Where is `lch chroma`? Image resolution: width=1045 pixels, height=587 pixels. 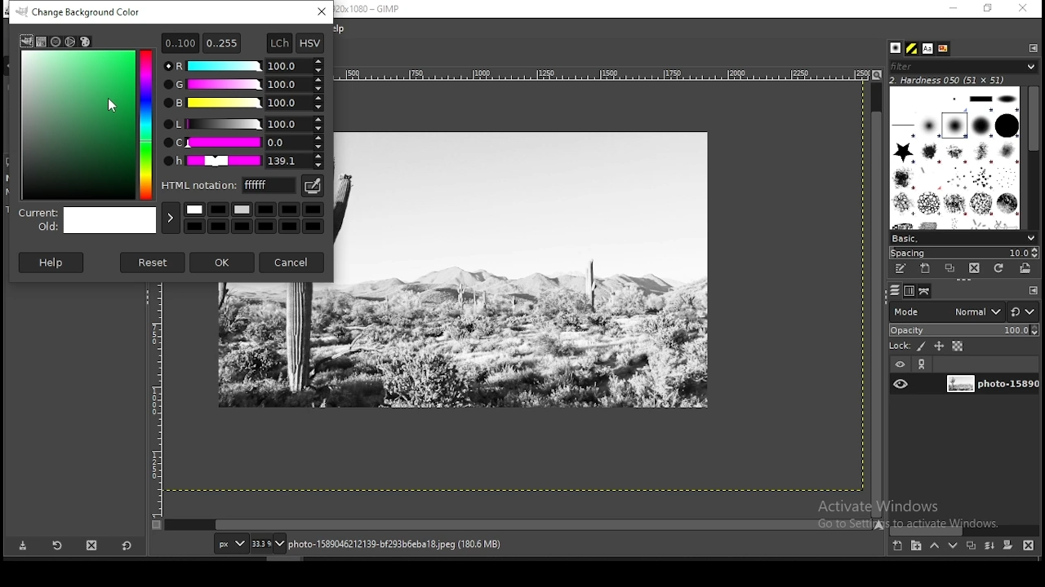 lch chroma is located at coordinates (243, 143).